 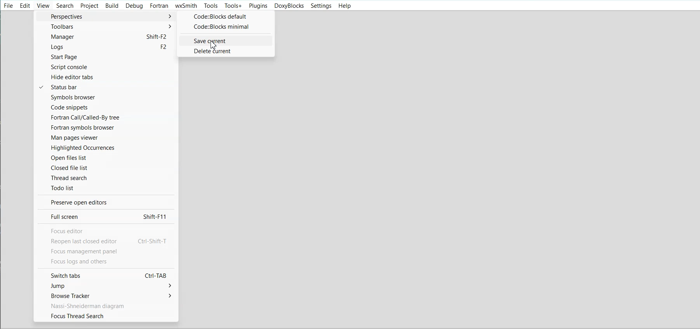 I want to click on Fortran, so click(x=159, y=6).